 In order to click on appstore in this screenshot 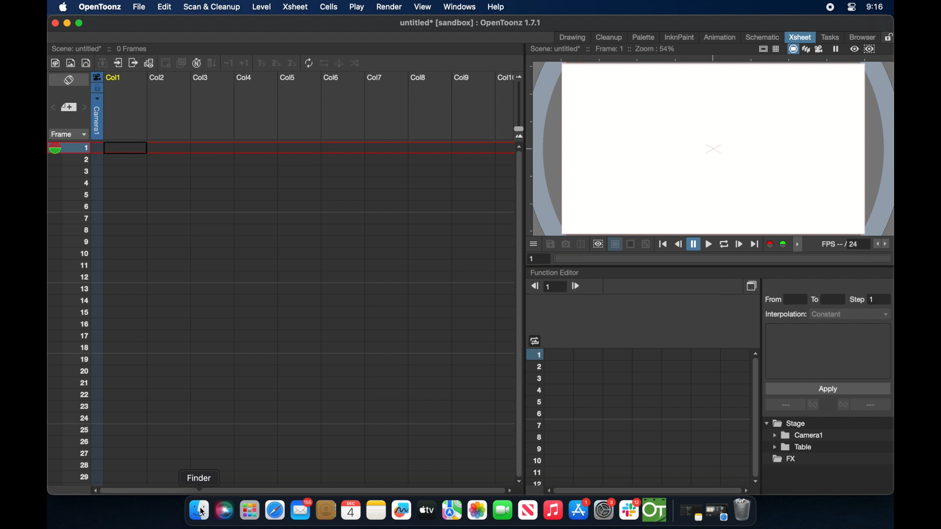, I will do `click(579, 510)`.